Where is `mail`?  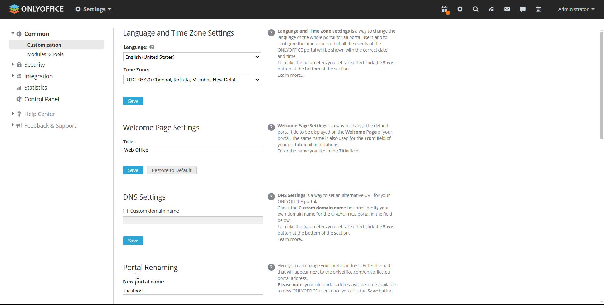
mail is located at coordinates (507, 9).